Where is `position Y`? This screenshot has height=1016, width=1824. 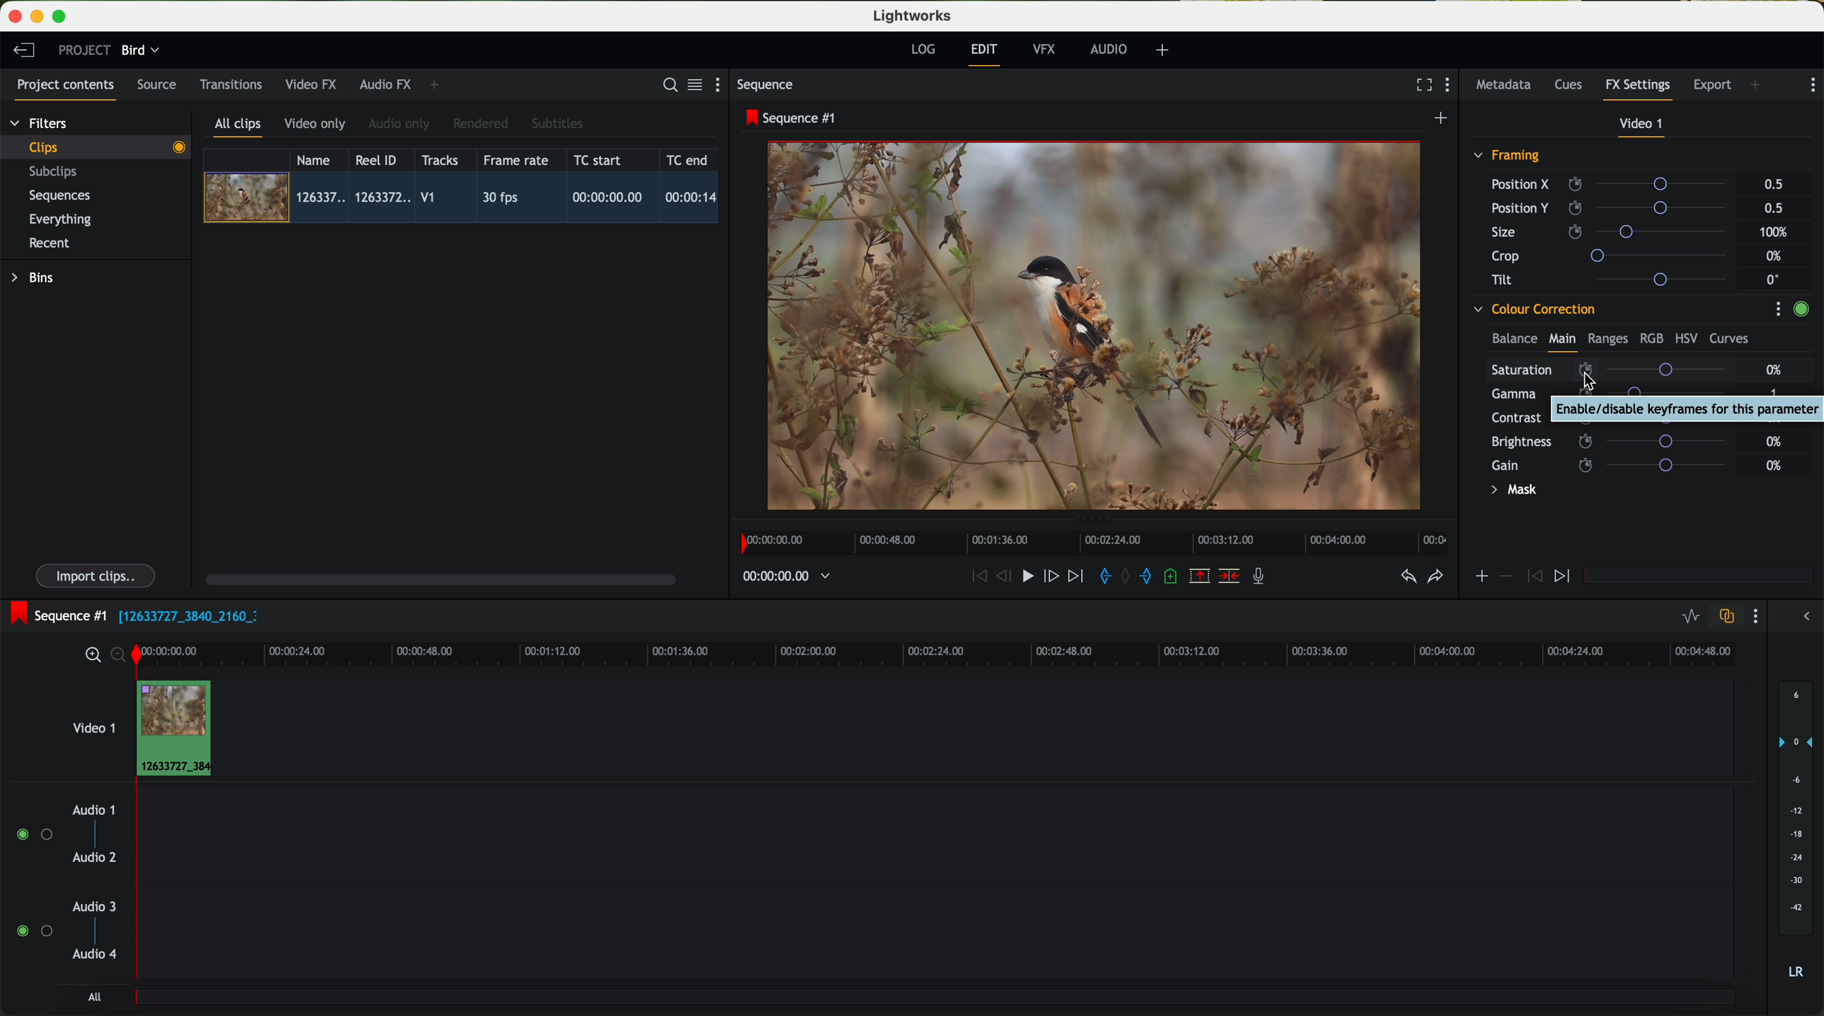 position Y is located at coordinates (1614, 207).